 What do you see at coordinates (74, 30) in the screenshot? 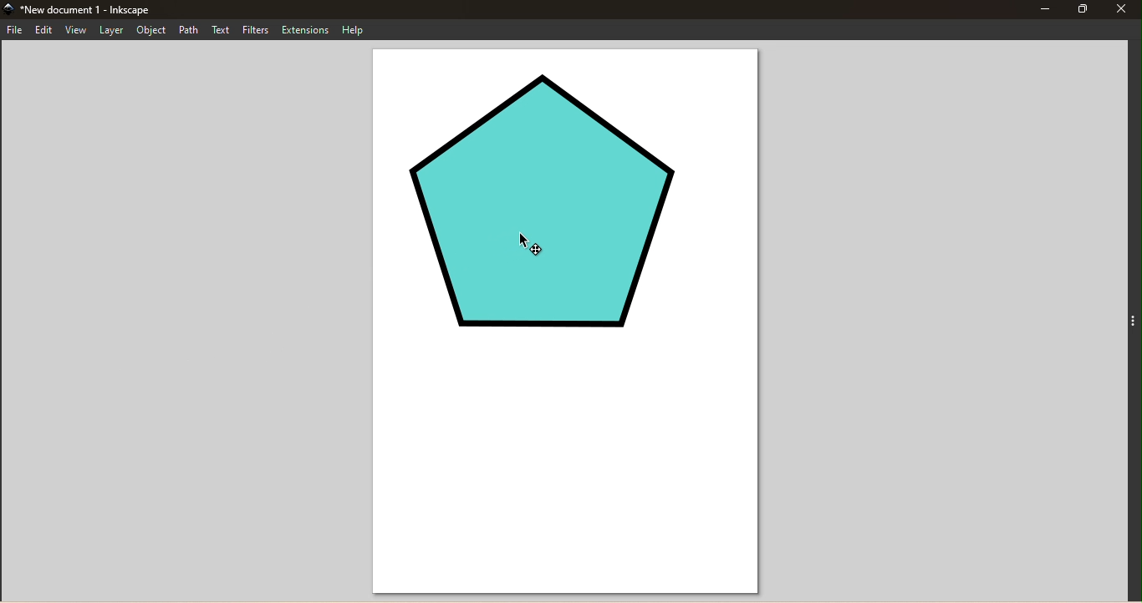
I see `View` at bounding box center [74, 30].